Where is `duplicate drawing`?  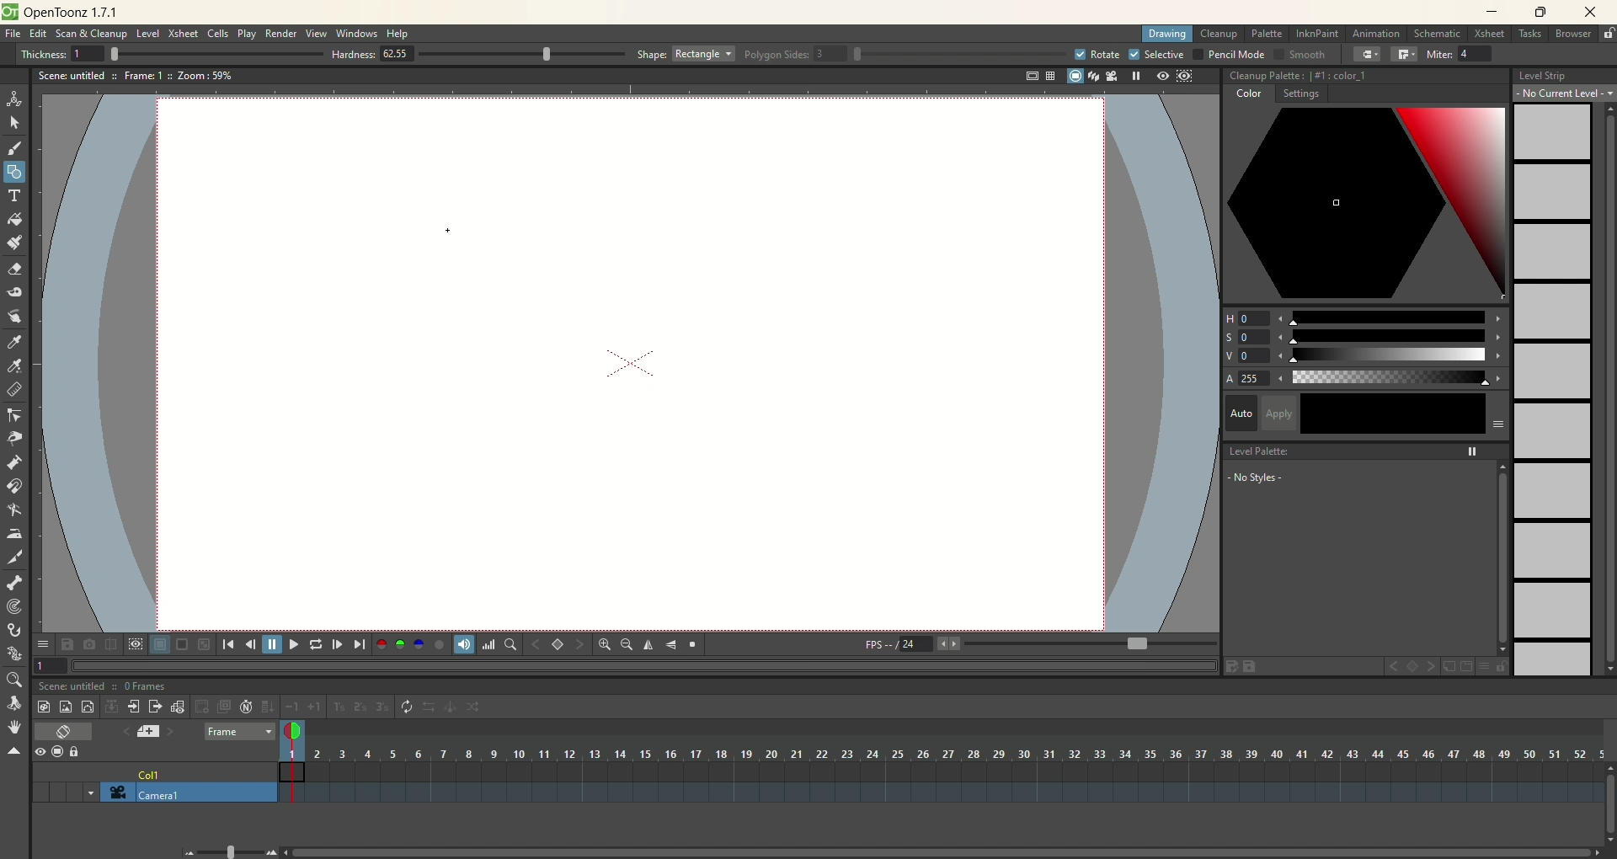 duplicate drawing is located at coordinates (225, 707).